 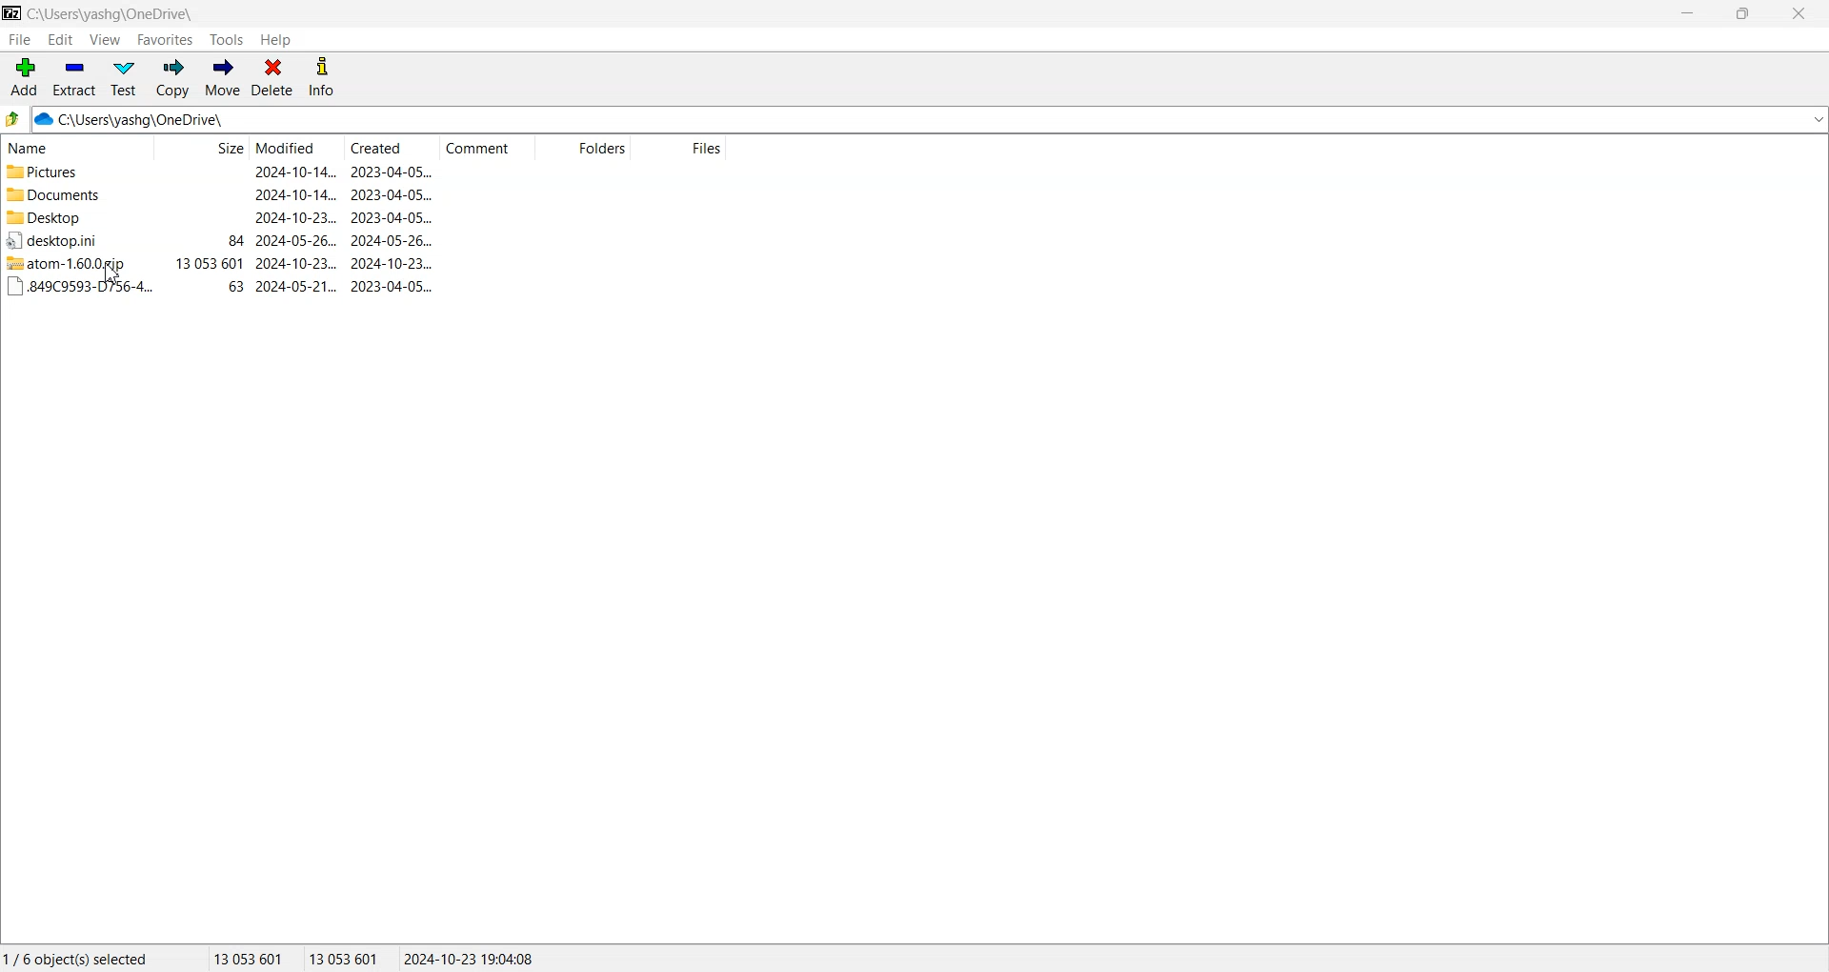 What do you see at coordinates (392, 263) in the screenshot?
I see `2024-10-23` at bounding box center [392, 263].